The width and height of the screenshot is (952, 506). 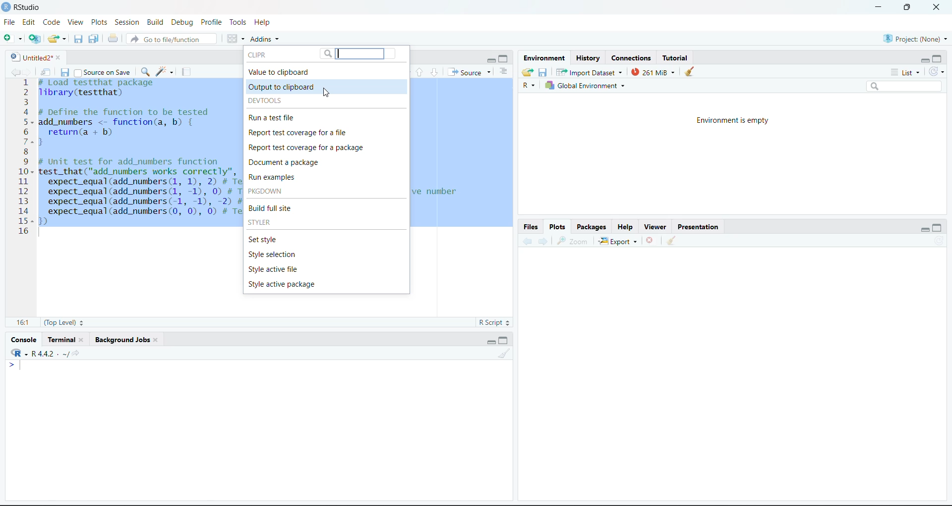 What do you see at coordinates (298, 133) in the screenshot?
I see `Report test coverage for a file` at bounding box center [298, 133].